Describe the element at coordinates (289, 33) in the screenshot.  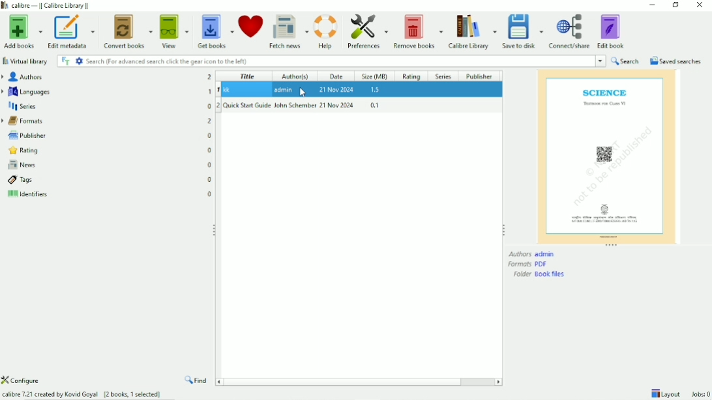
I see `Fetch news` at that location.